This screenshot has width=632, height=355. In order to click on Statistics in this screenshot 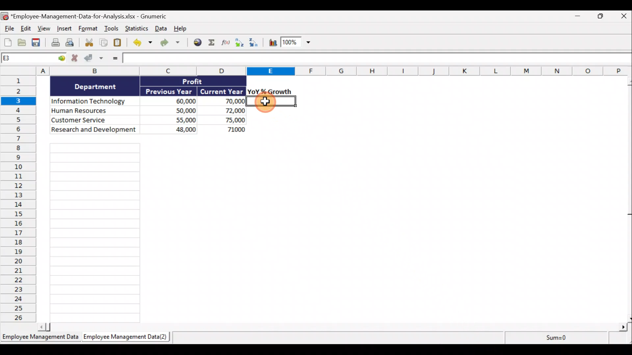, I will do `click(136, 29)`.